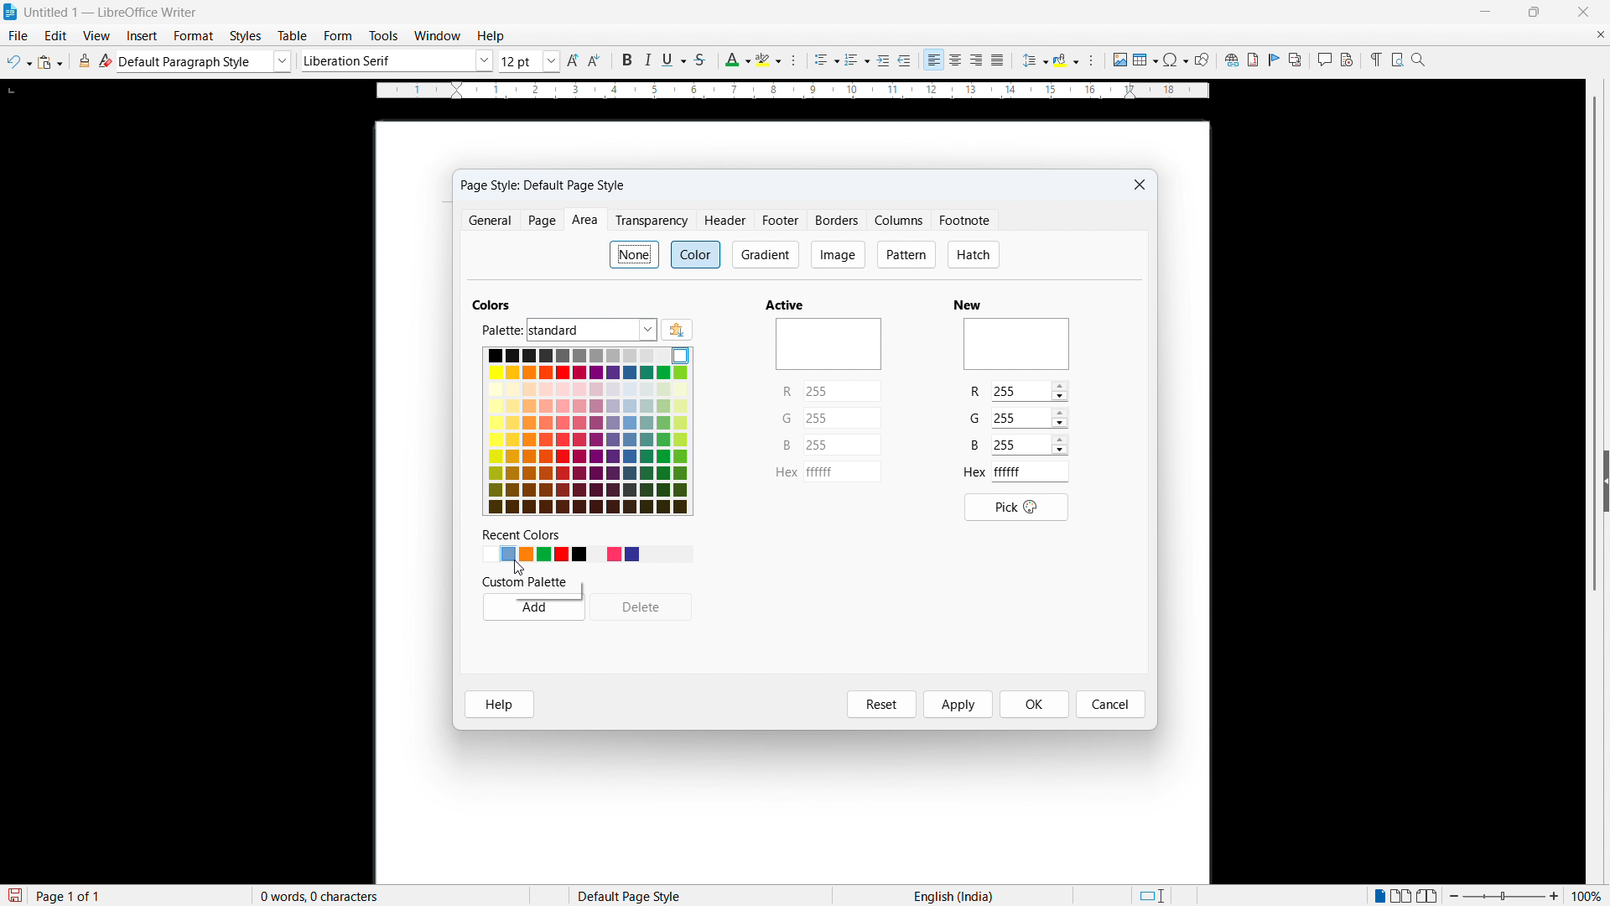 Image resolution: width=1610 pixels, height=906 pixels. What do you see at coordinates (522, 582) in the screenshot?
I see `custom palette` at bounding box center [522, 582].